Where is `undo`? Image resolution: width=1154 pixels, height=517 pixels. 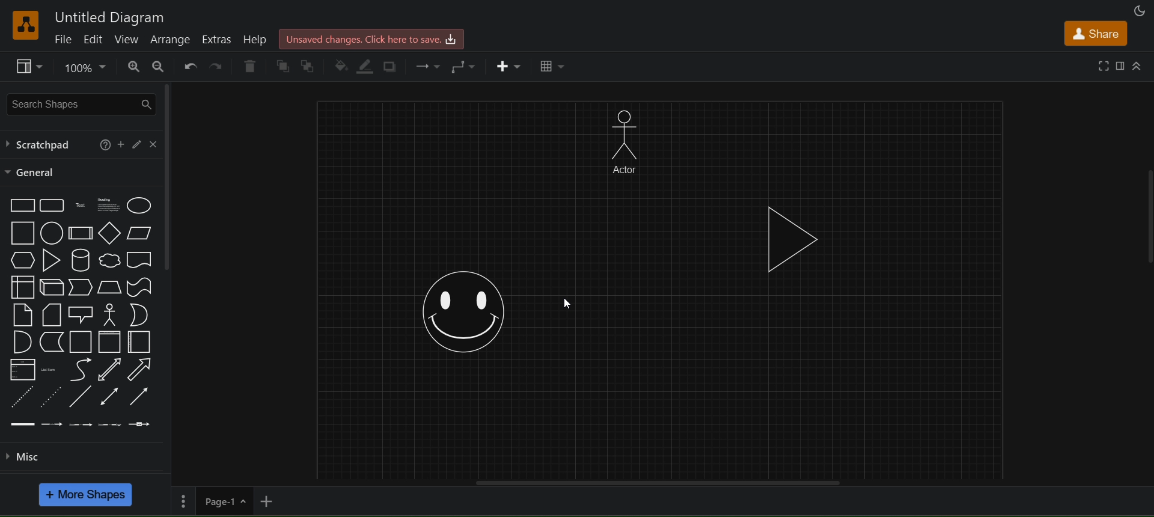 undo is located at coordinates (188, 65).